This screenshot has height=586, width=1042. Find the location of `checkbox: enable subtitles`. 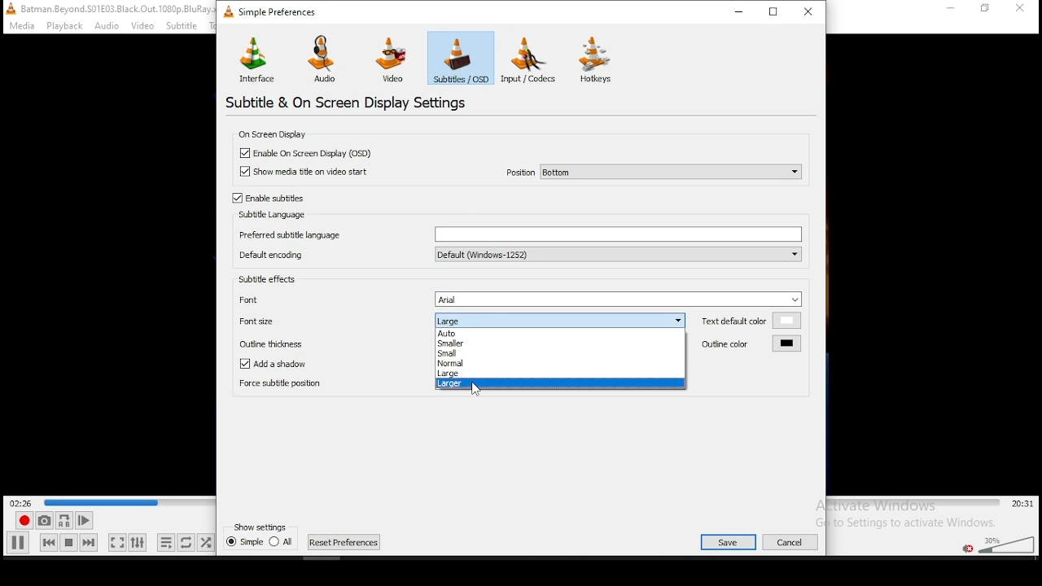

checkbox: enable subtitles is located at coordinates (270, 199).